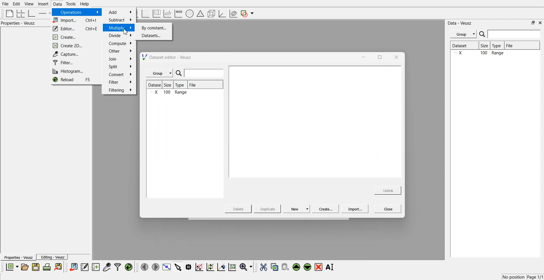  I want to click on draw a rectangle on zoom graph axes, so click(199, 266).